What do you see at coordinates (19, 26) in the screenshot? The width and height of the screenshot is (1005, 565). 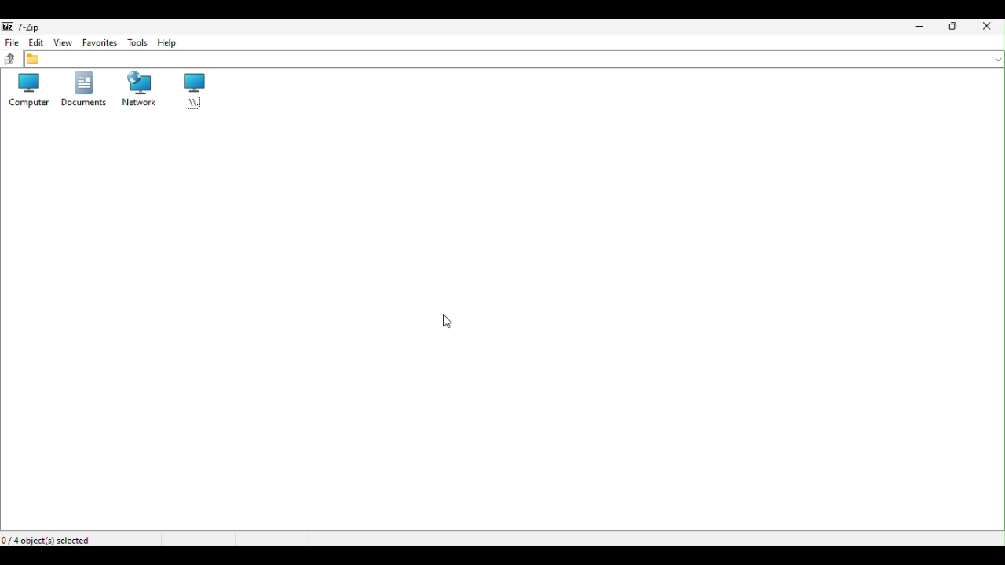 I see `7 zip` at bounding box center [19, 26].